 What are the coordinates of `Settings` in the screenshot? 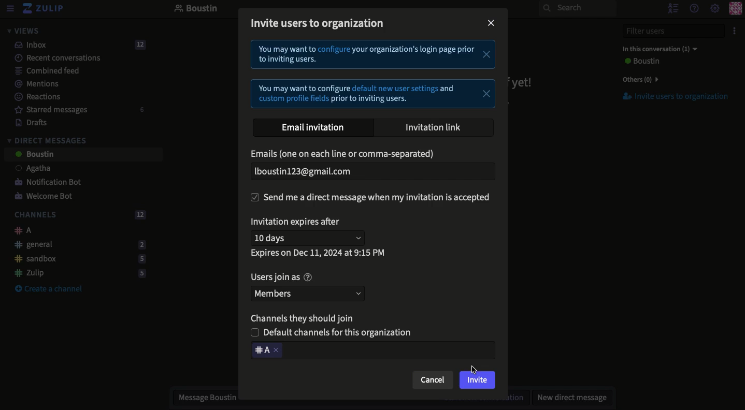 It's located at (715, 9).